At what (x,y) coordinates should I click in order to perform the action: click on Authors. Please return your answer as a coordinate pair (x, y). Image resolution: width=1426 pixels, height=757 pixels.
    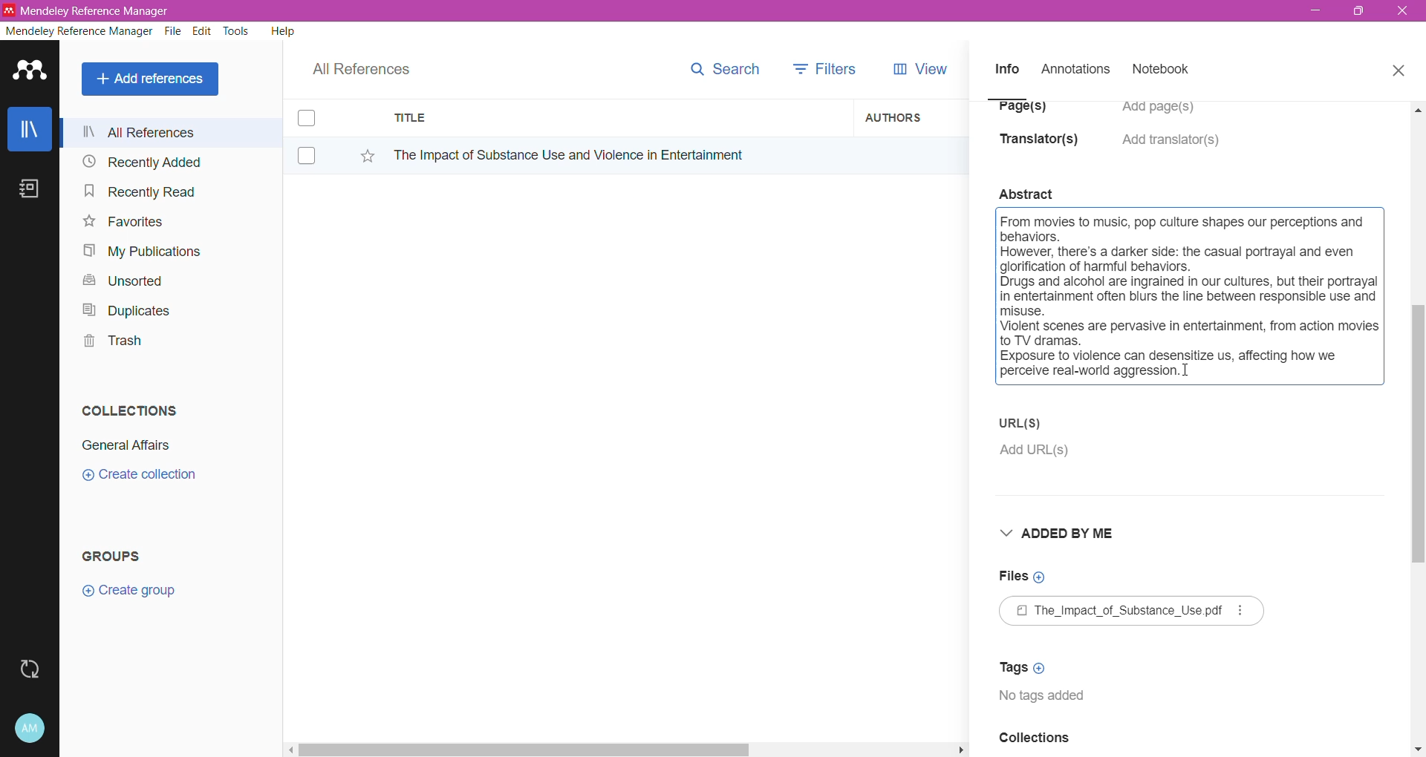
    Looking at the image, I should click on (911, 117).